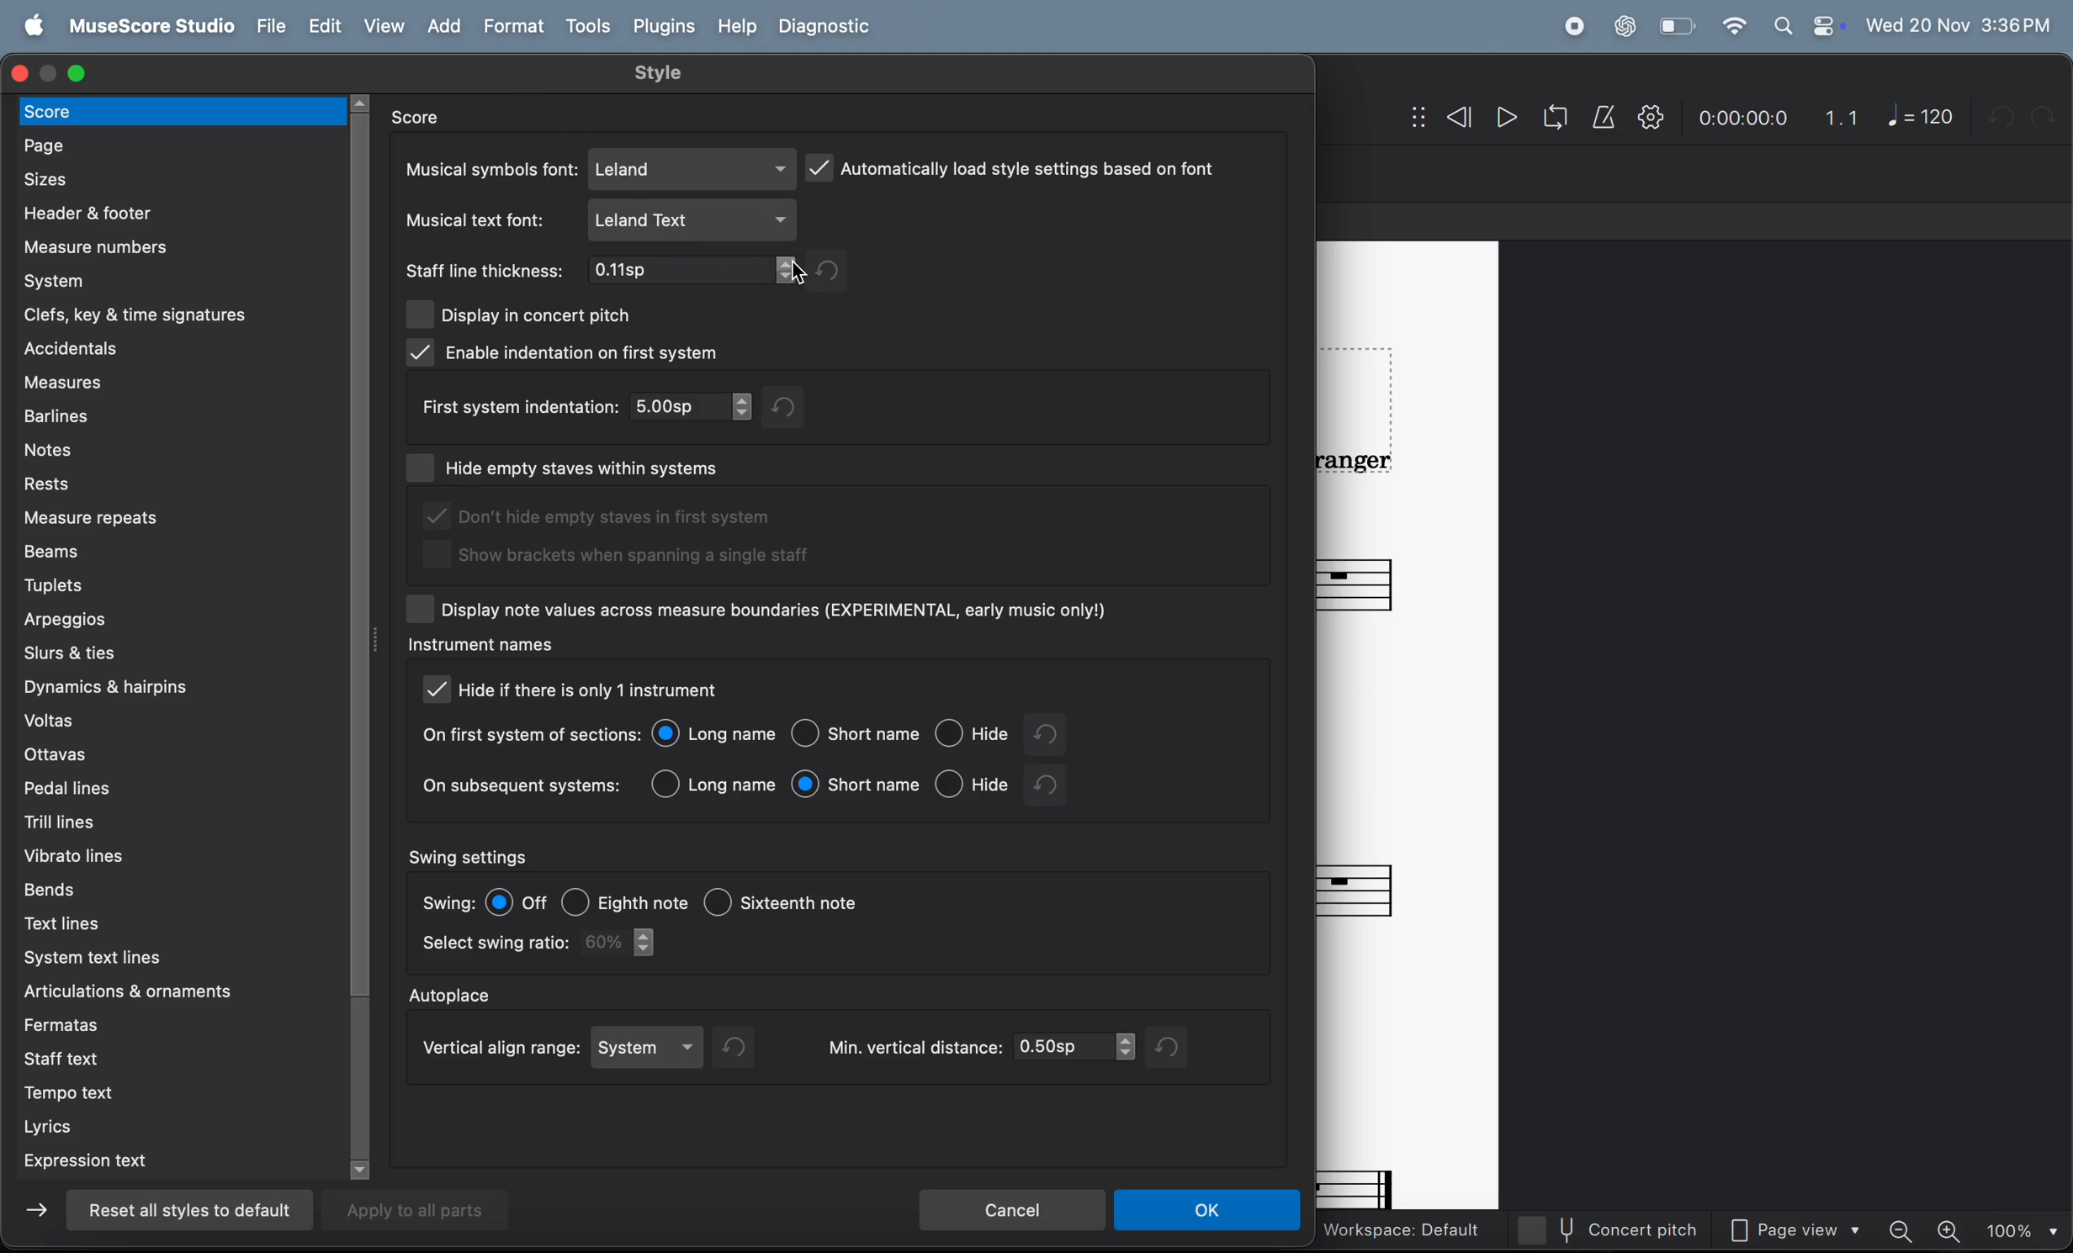 The width and height of the screenshot is (2073, 1253). What do you see at coordinates (626, 897) in the screenshot?
I see `eightnote` at bounding box center [626, 897].